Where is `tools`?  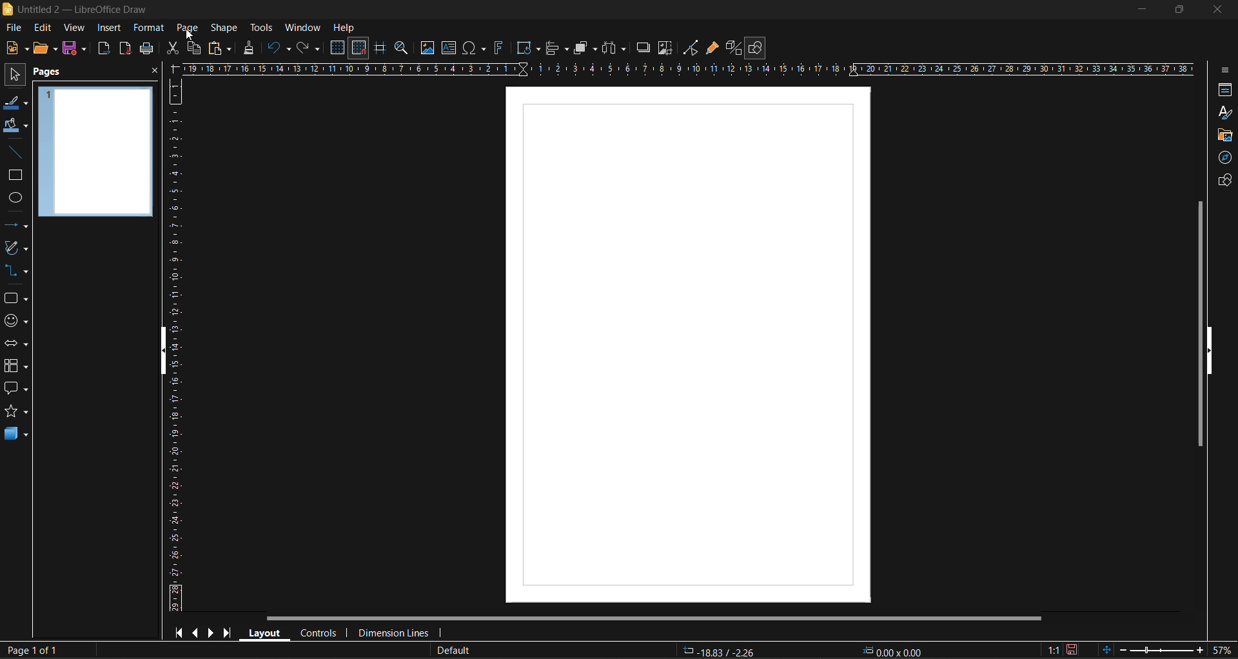
tools is located at coordinates (262, 27).